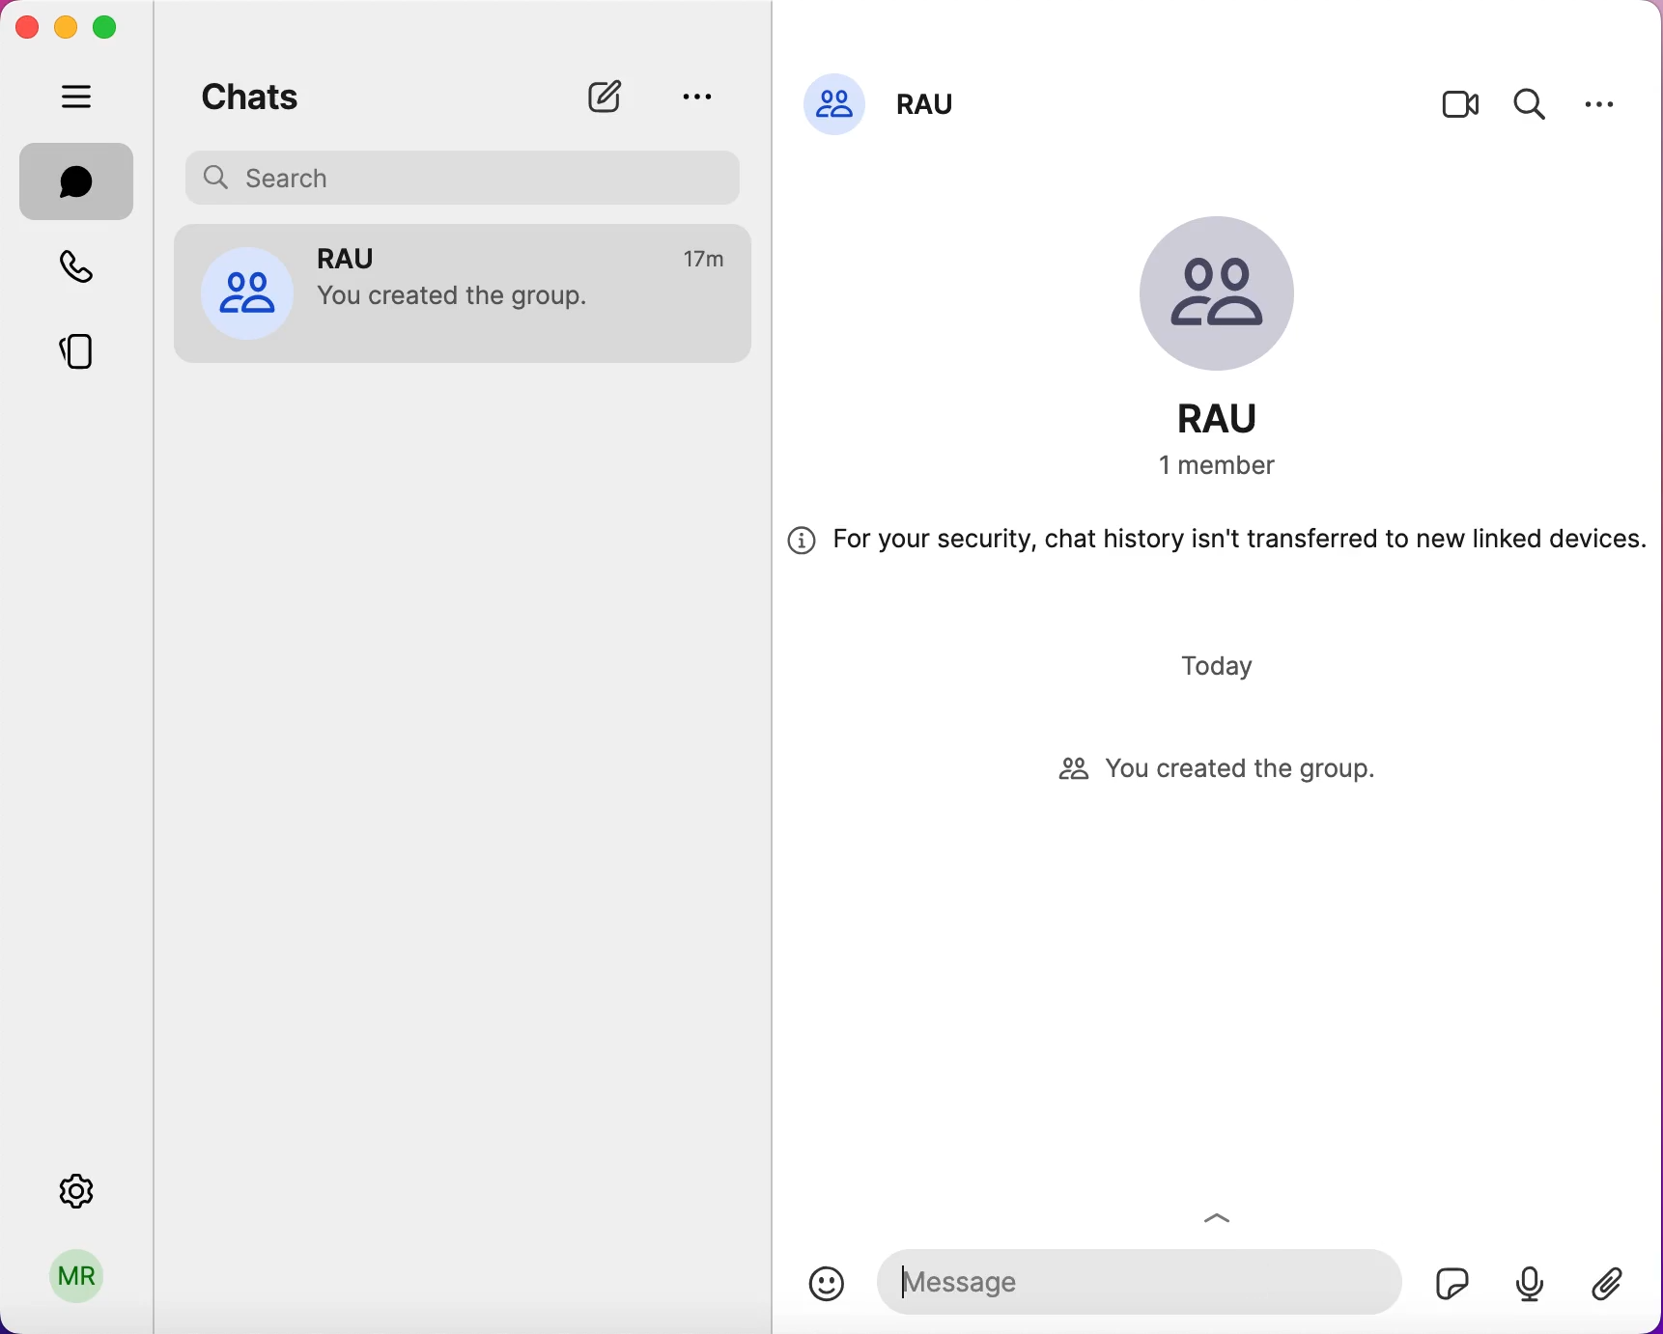 This screenshot has height=1334, width=1663. What do you see at coordinates (906, 1283) in the screenshot?
I see `text cursor` at bounding box center [906, 1283].